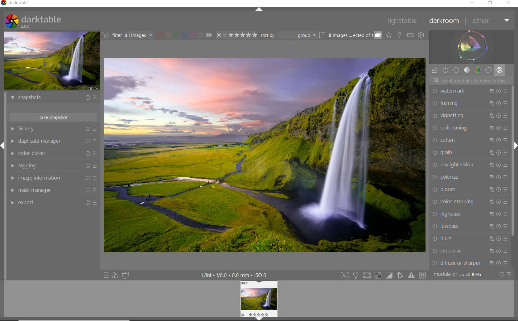  Describe the element at coordinates (490, 21) in the screenshot. I see `other` at that location.